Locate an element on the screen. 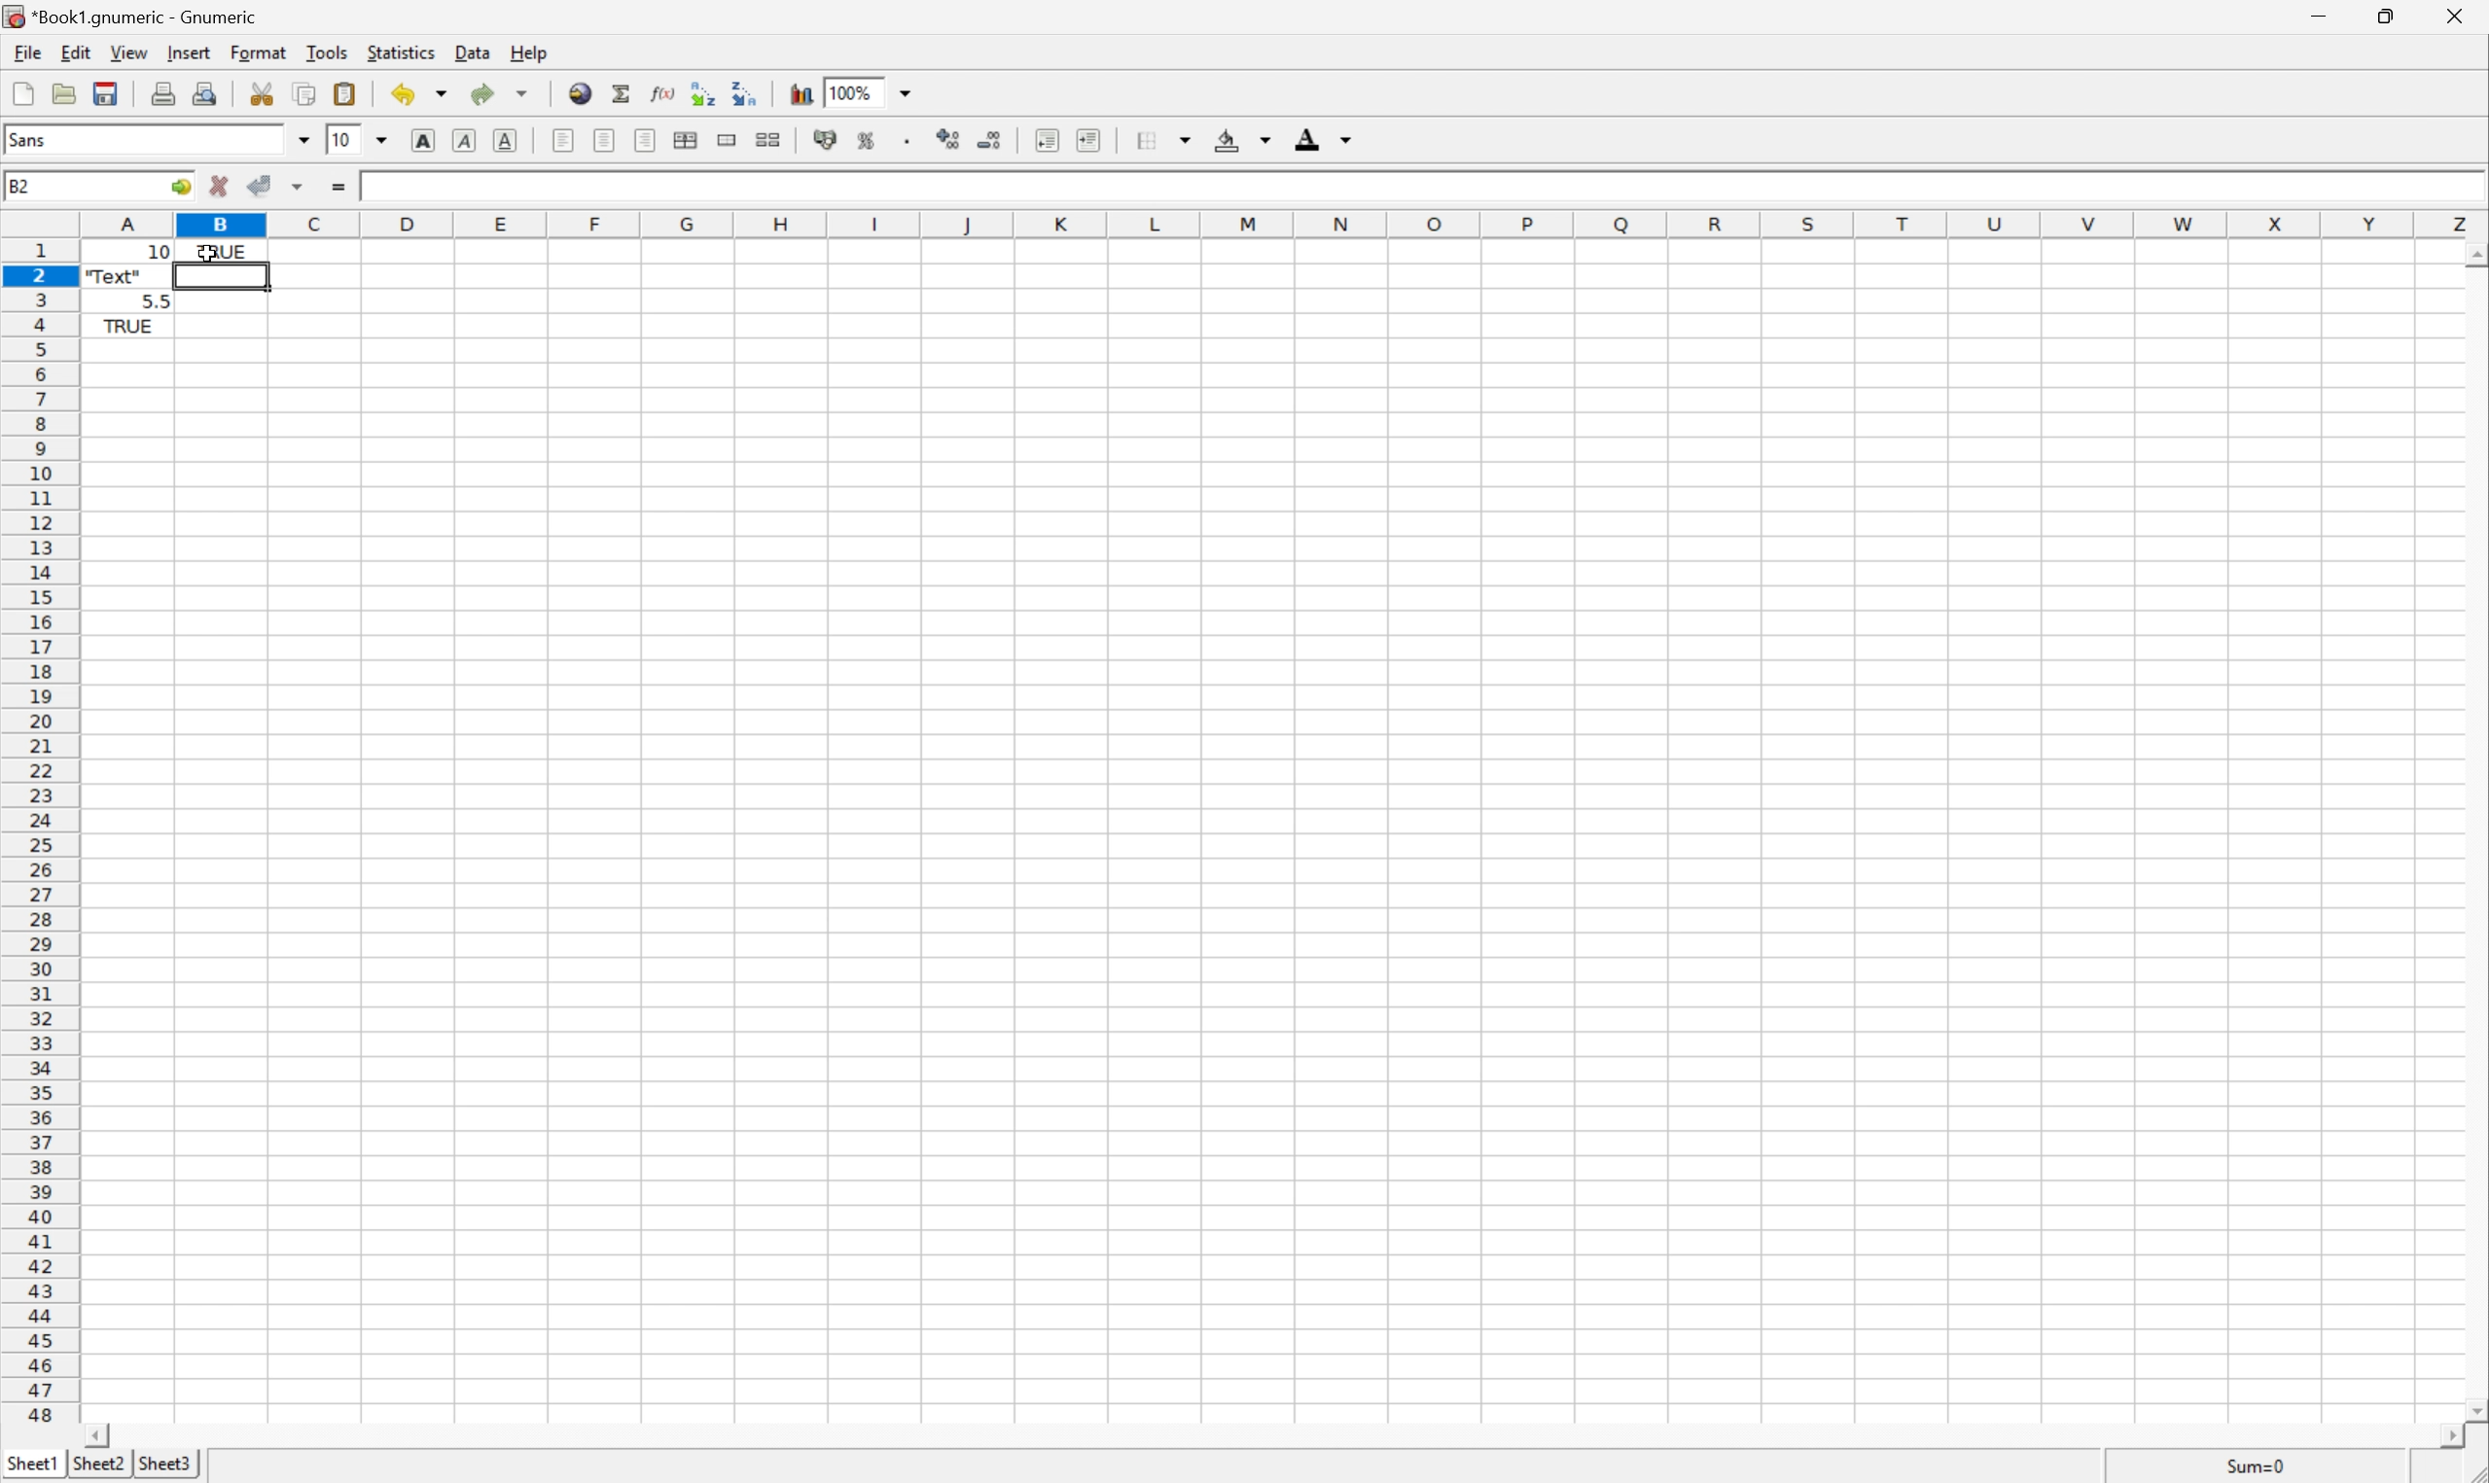 The height and width of the screenshot is (1483, 2489). 10 is located at coordinates (372, 186).